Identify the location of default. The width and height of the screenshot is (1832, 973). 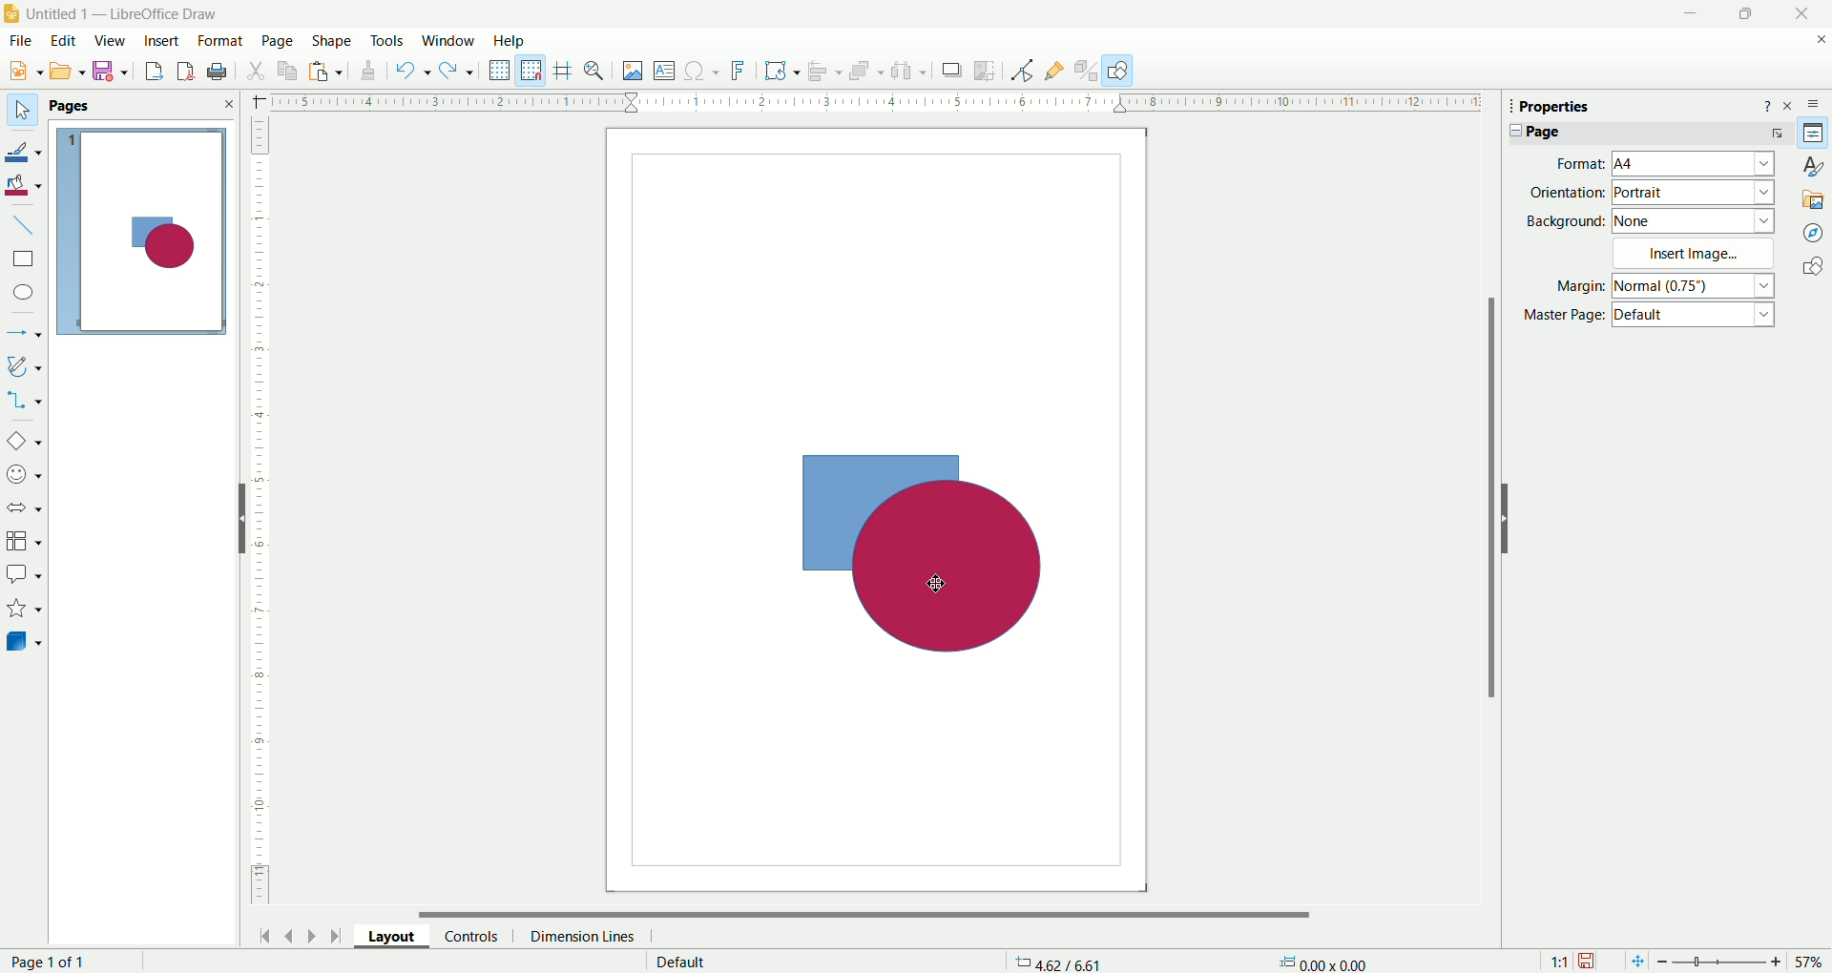
(675, 962).